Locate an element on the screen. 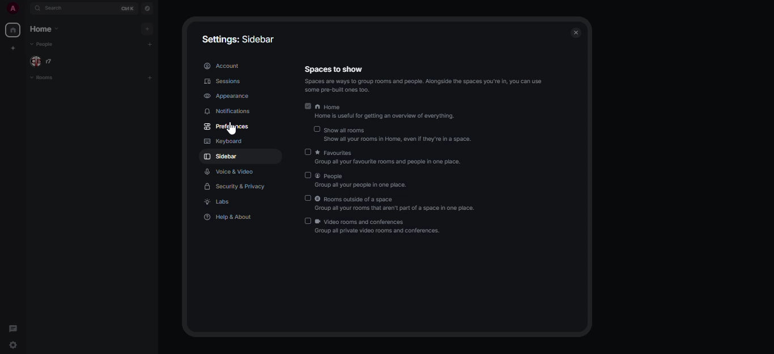  rooms outside of a space group all your rooms that arent't part of a space in one place is located at coordinates (399, 204).